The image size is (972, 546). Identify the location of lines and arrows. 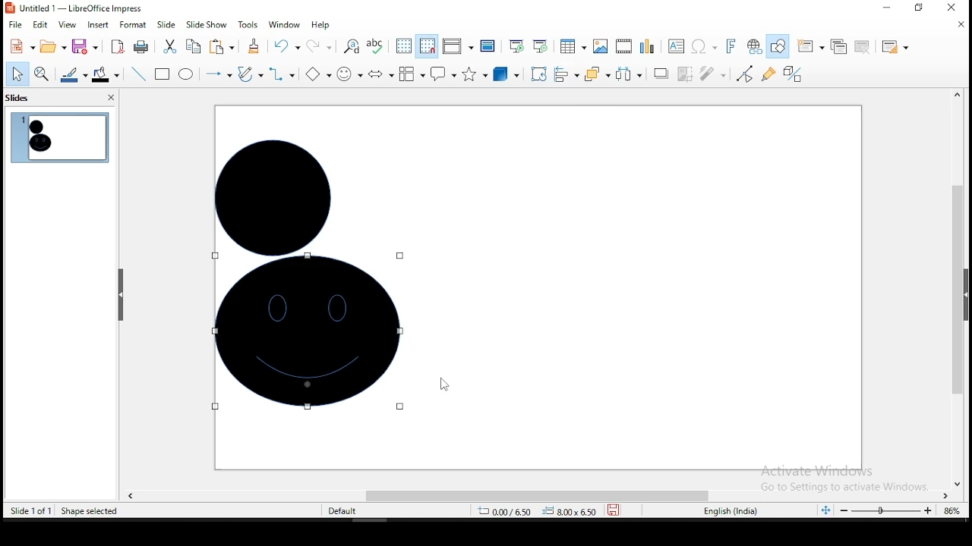
(217, 74).